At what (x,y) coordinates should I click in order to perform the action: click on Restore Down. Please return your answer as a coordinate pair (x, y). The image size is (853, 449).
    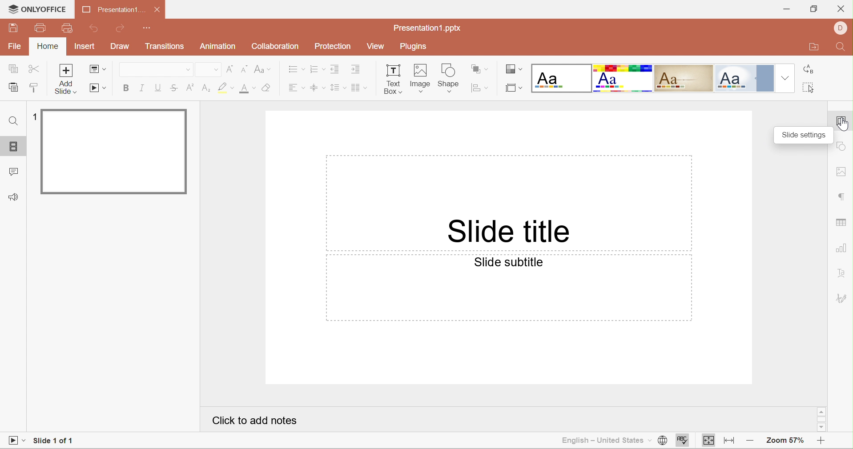
    Looking at the image, I should click on (813, 10).